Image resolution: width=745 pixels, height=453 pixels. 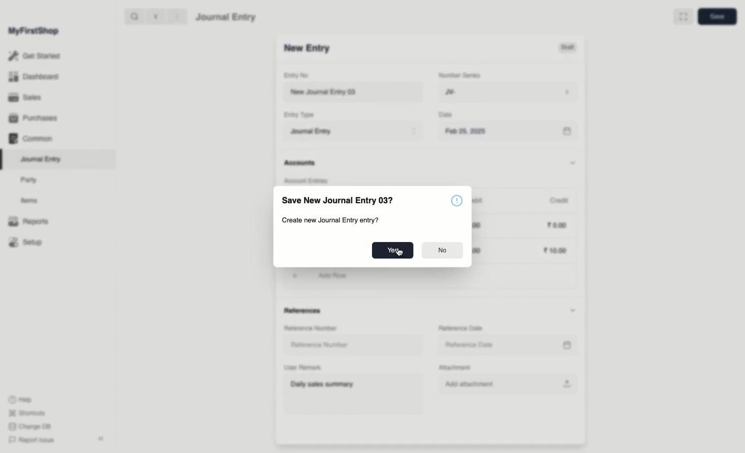 I want to click on Dashboard, so click(x=33, y=76).